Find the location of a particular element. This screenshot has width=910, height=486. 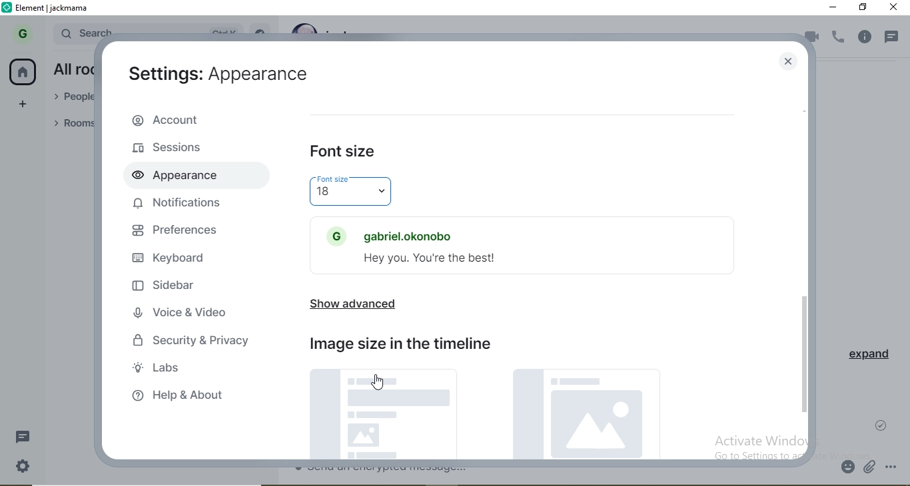

check mark is located at coordinates (884, 424).